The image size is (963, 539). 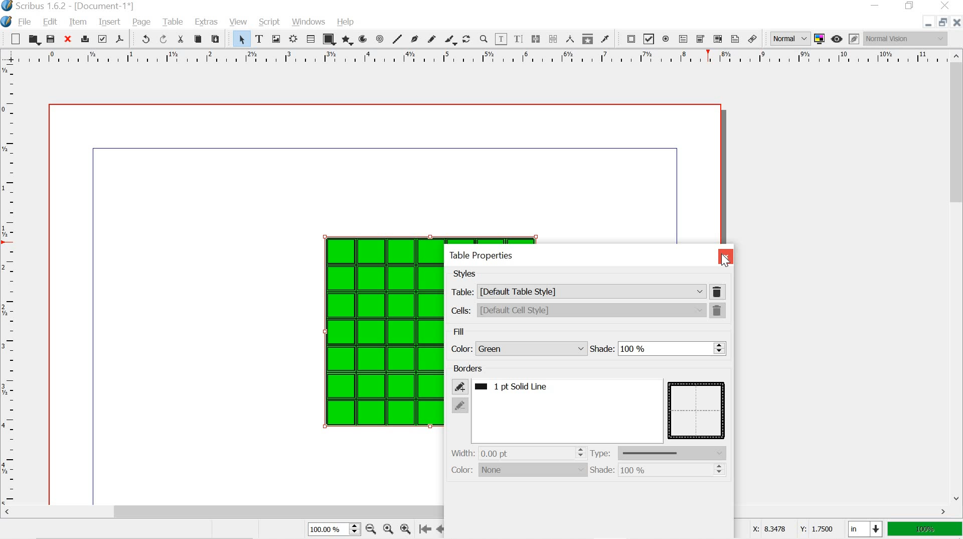 What do you see at coordinates (270, 23) in the screenshot?
I see `script` at bounding box center [270, 23].